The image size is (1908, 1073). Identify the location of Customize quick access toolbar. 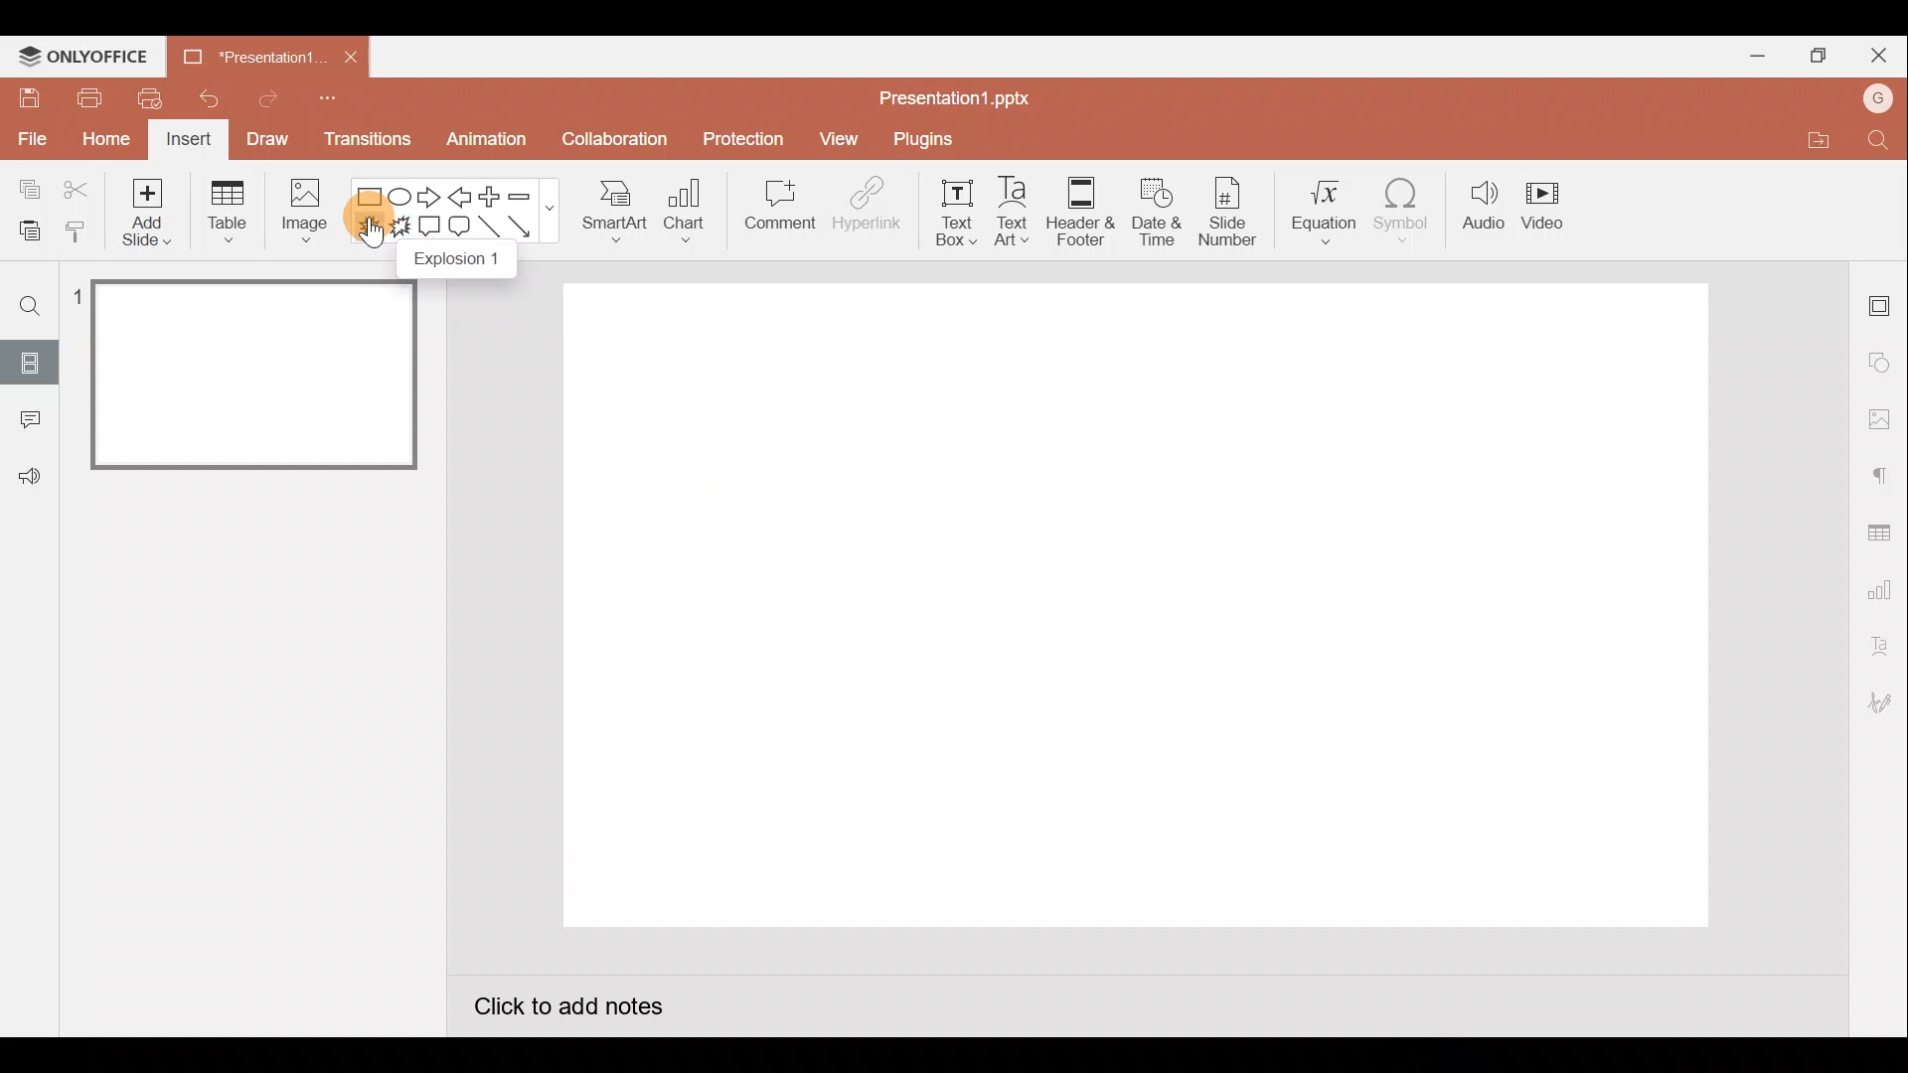
(333, 100).